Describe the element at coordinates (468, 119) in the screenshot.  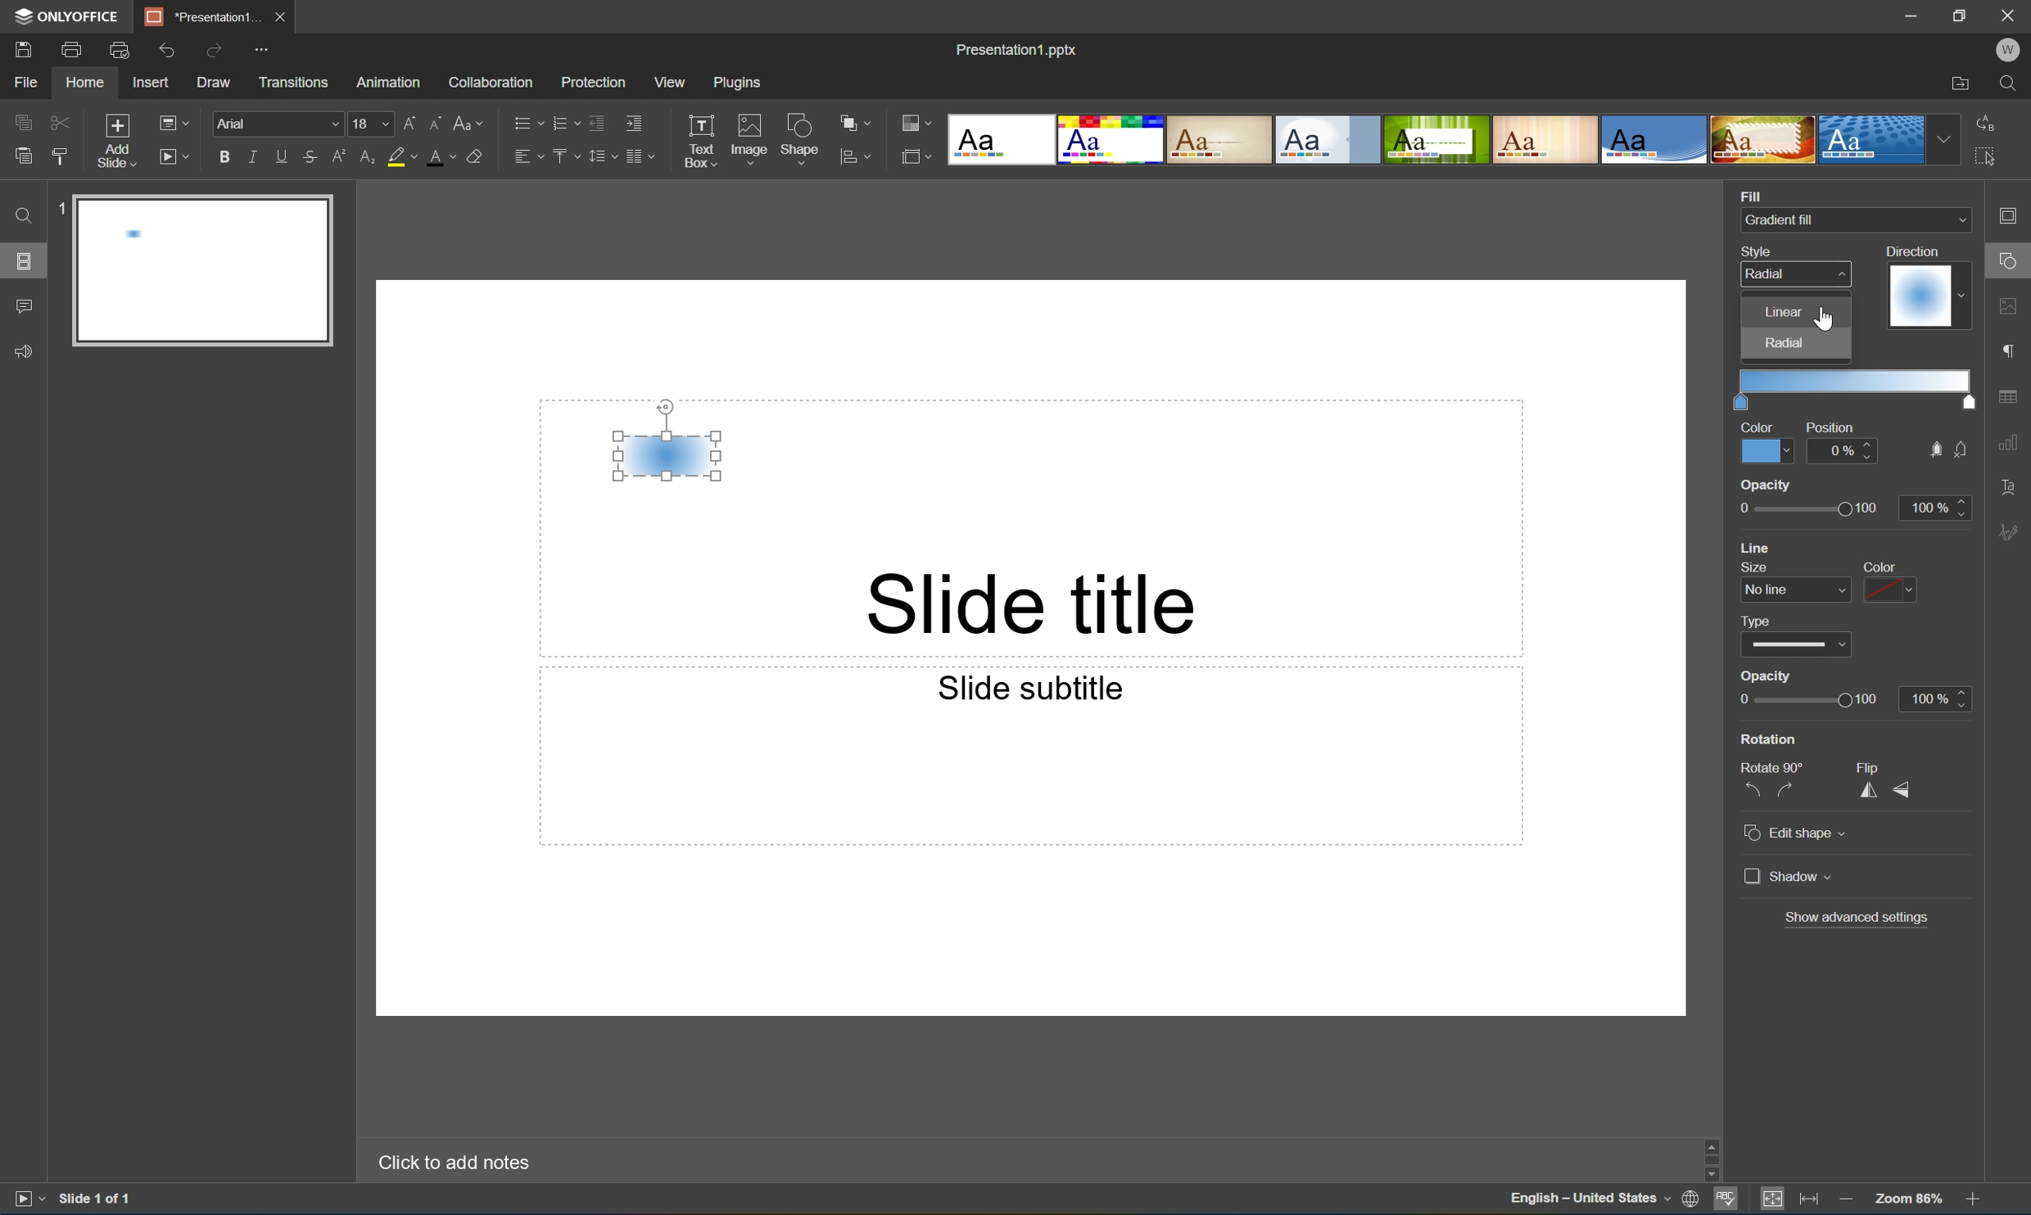
I see `Change case` at that location.